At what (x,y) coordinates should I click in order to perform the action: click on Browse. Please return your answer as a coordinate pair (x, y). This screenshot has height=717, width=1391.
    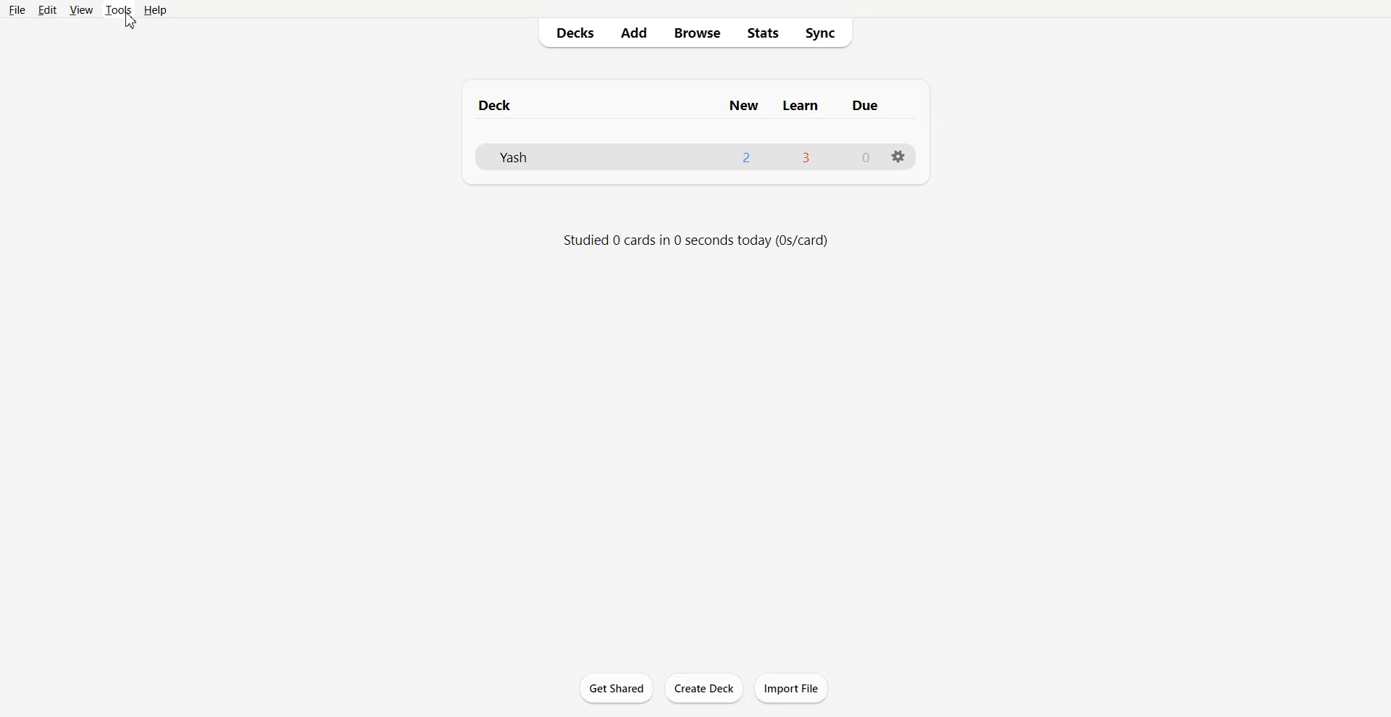
    Looking at the image, I should click on (698, 33).